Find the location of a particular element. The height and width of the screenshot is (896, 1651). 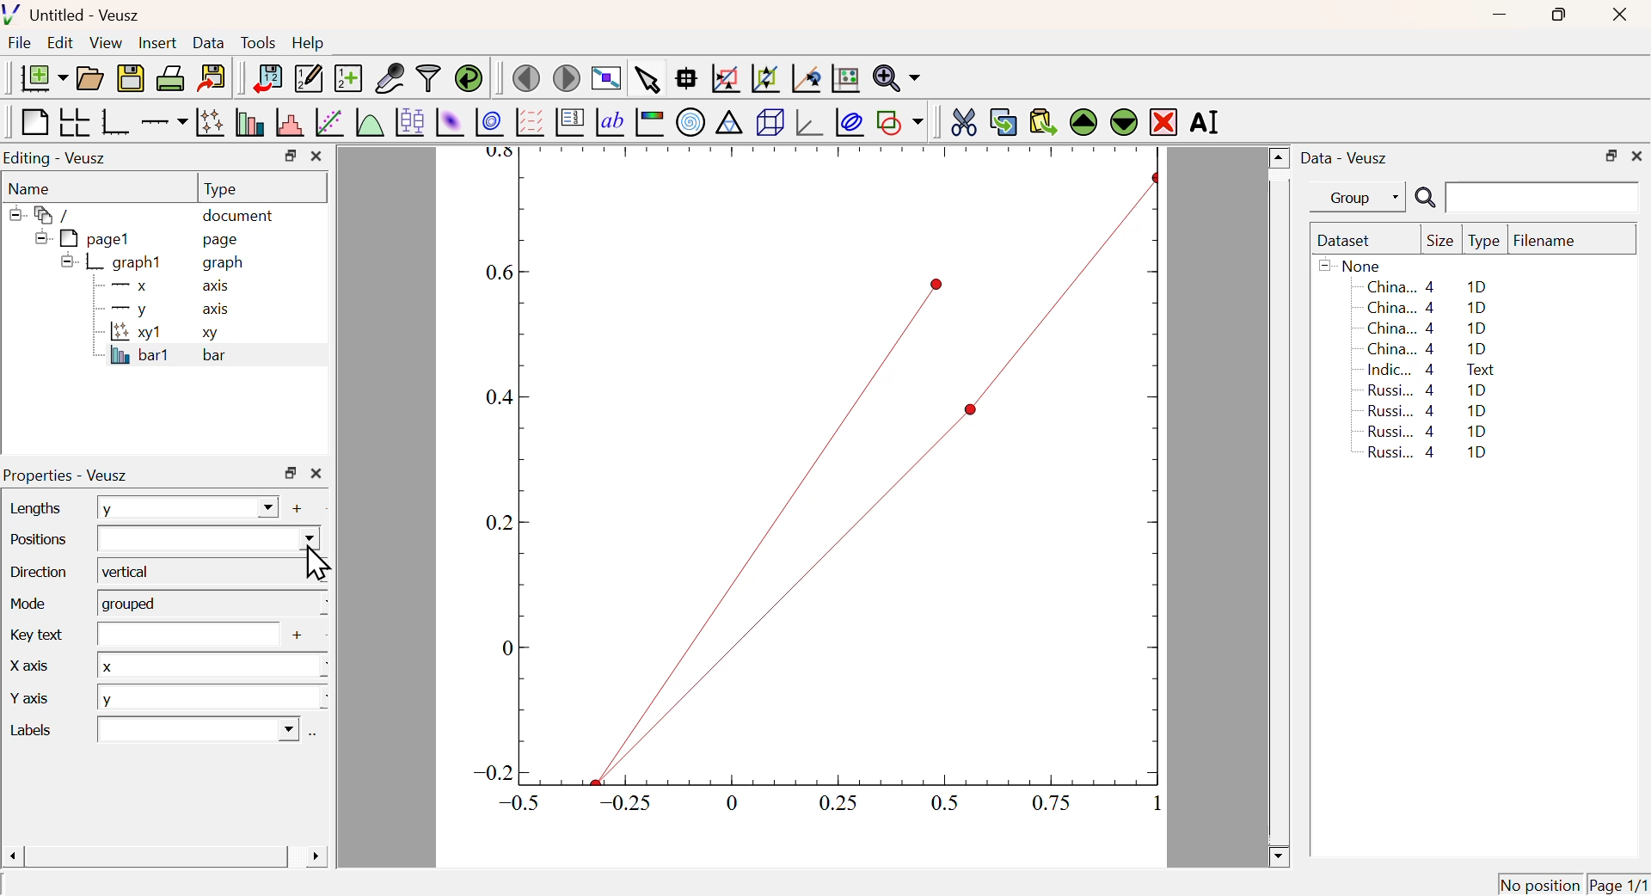

Plot Covariance Ellipses is located at coordinates (850, 124).